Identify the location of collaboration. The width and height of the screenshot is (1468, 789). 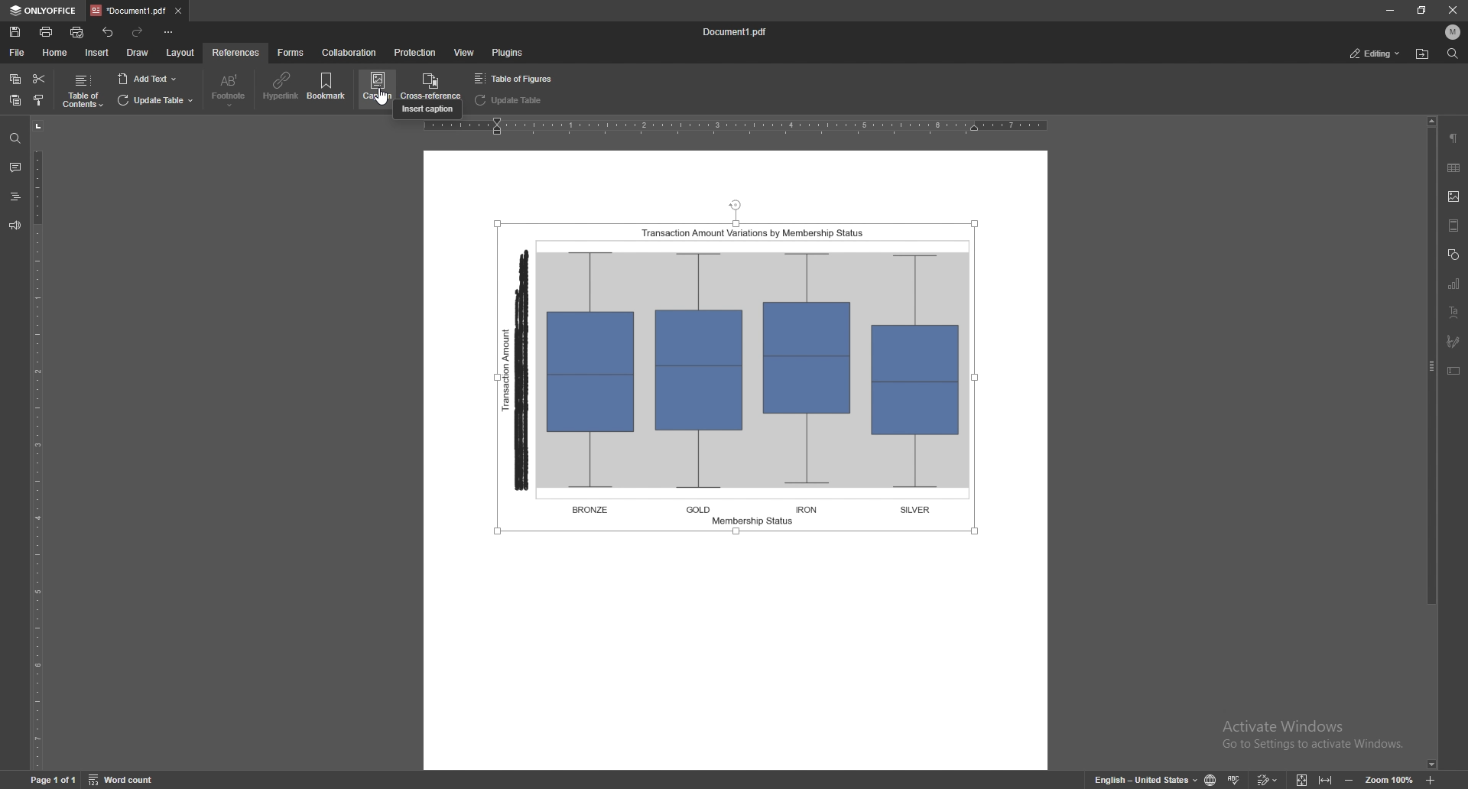
(350, 53).